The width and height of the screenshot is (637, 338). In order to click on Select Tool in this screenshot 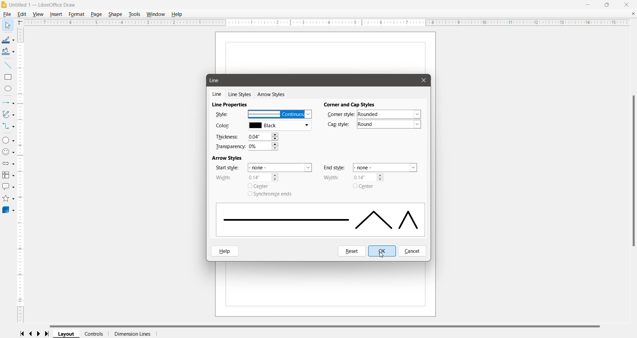, I will do `click(8, 25)`.